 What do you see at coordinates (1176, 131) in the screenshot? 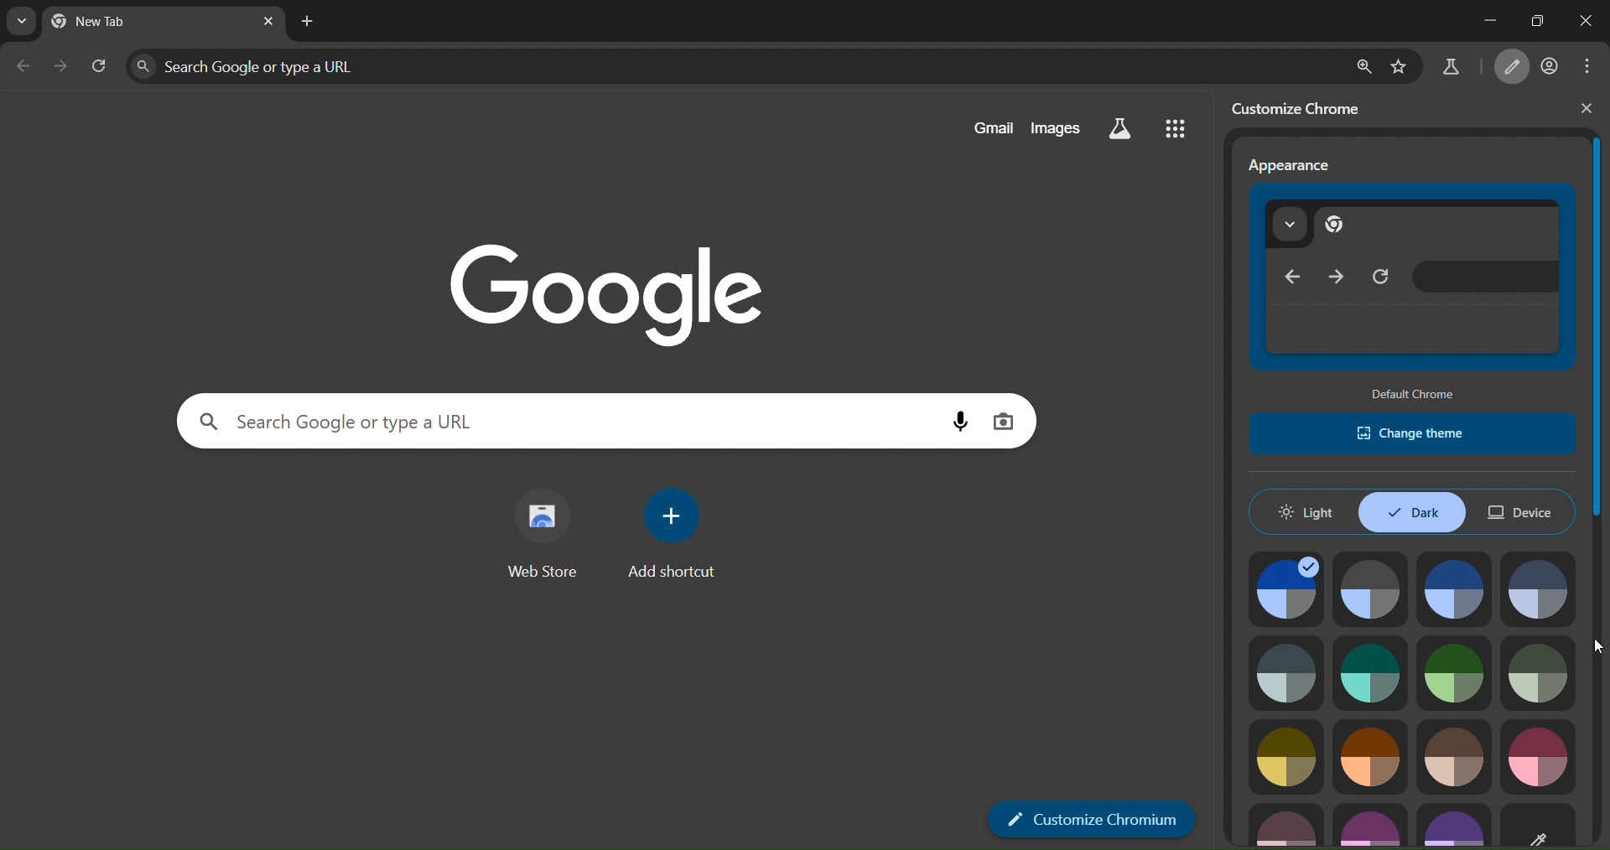
I see `menu` at bounding box center [1176, 131].